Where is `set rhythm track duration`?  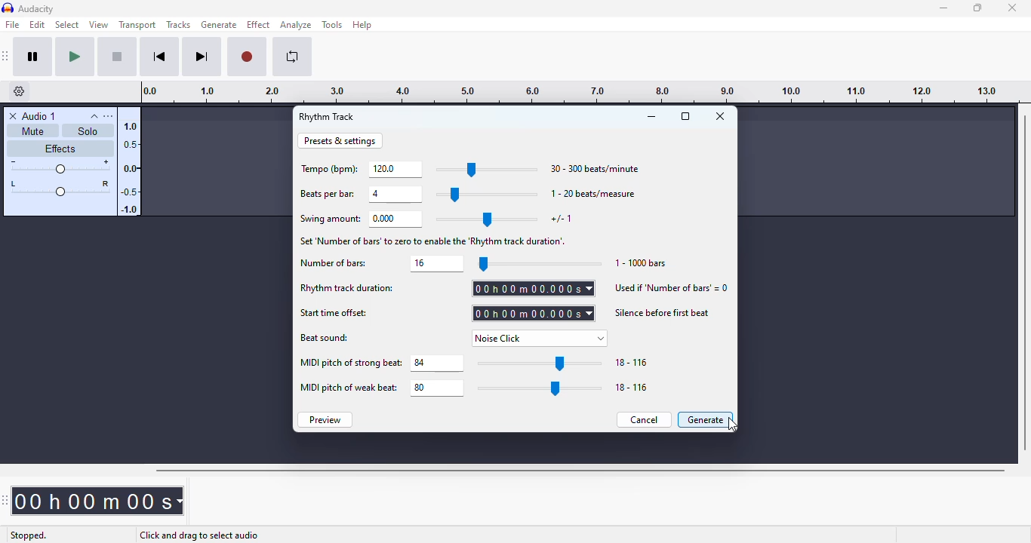
set rhythm track duration is located at coordinates (533, 288).